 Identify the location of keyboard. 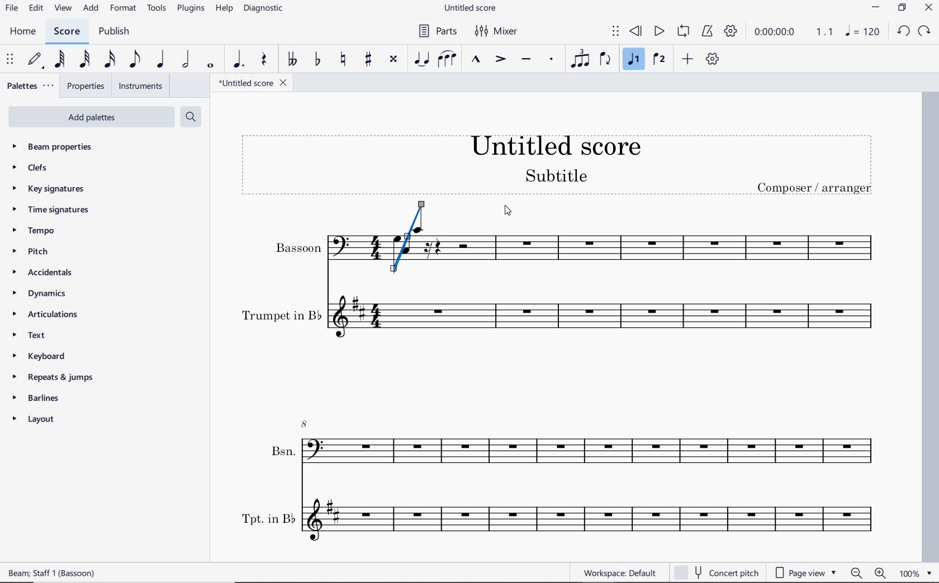
(41, 355).